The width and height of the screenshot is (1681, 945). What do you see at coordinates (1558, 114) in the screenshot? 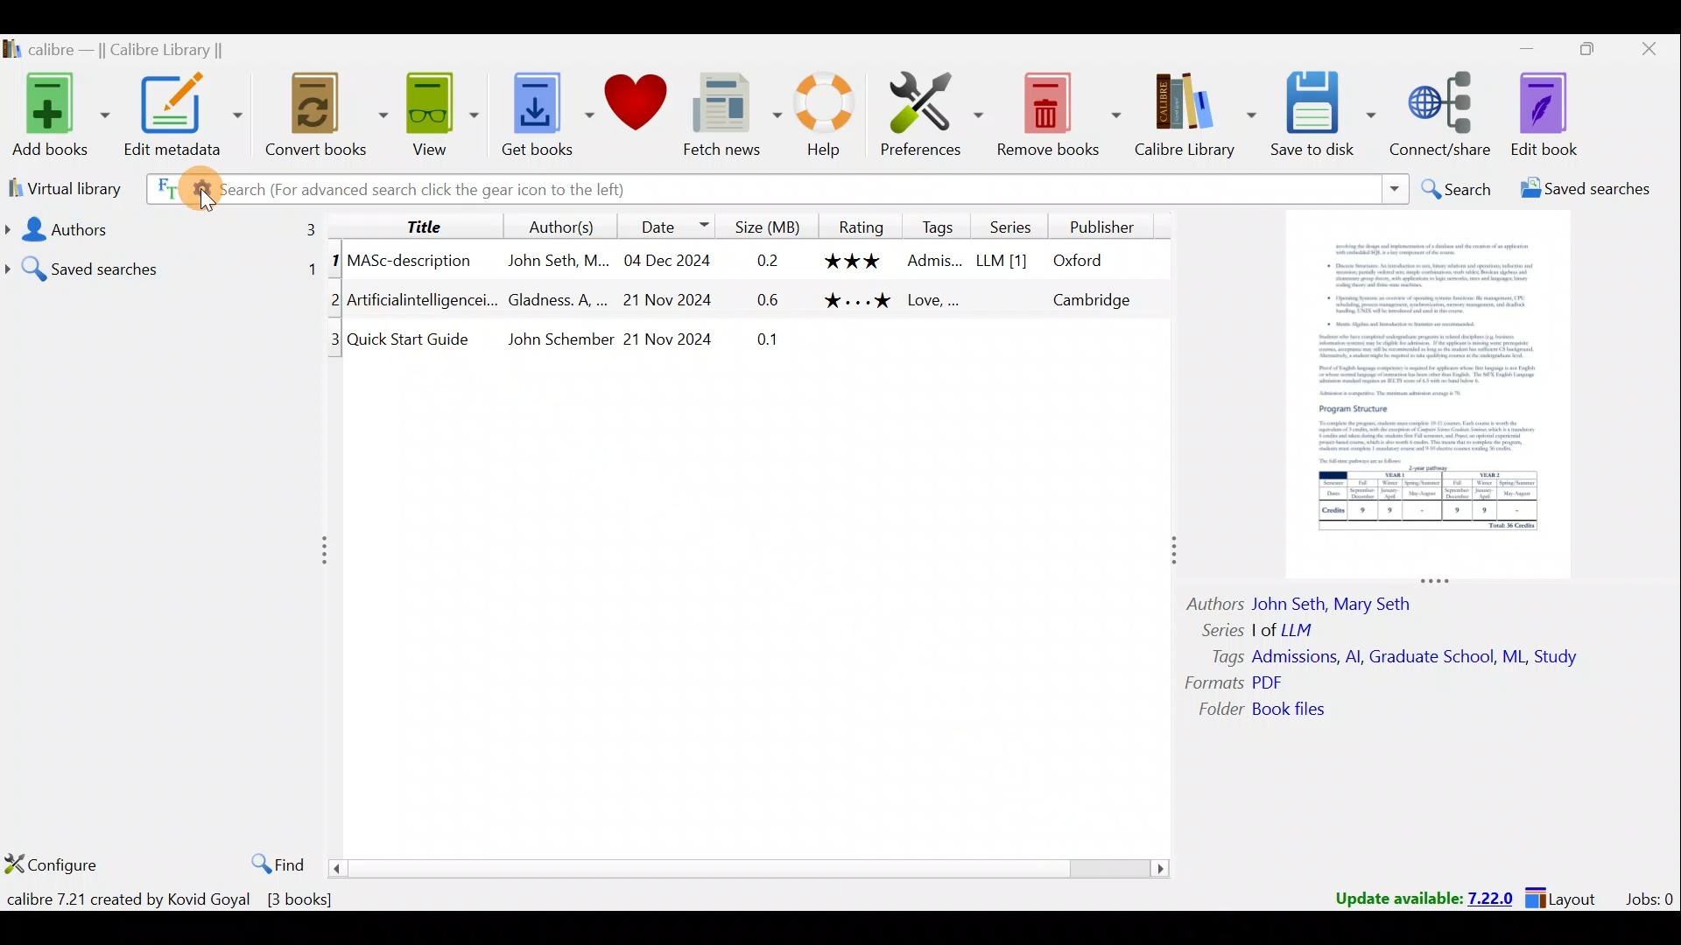
I see `Edit book` at bounding box center [1558, 114].